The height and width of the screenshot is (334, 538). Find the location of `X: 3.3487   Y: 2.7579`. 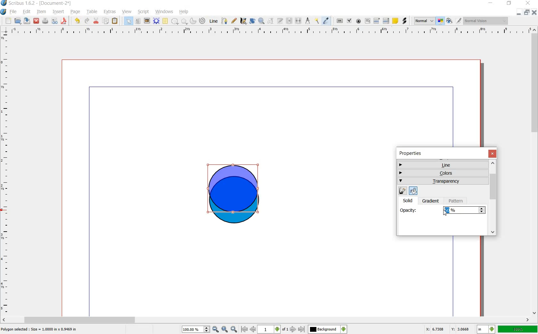

X: 3.3487   Y: 2.7579 is located at coordinates (448, 329).